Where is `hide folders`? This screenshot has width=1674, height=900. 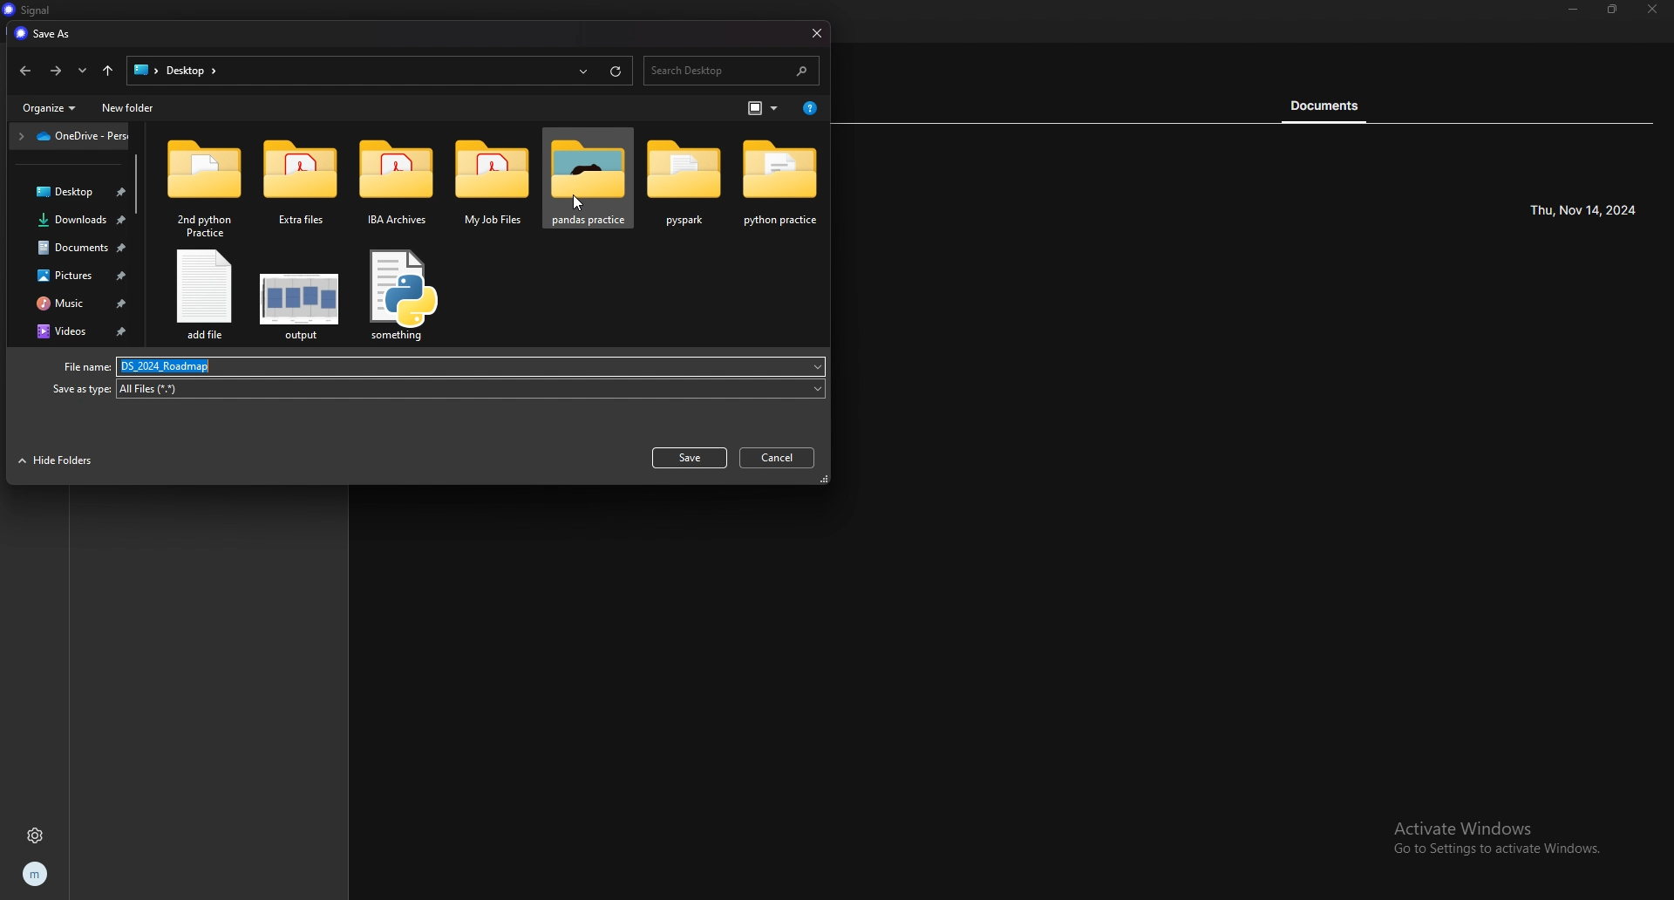 hide folders is located at coordinates (60, 460).